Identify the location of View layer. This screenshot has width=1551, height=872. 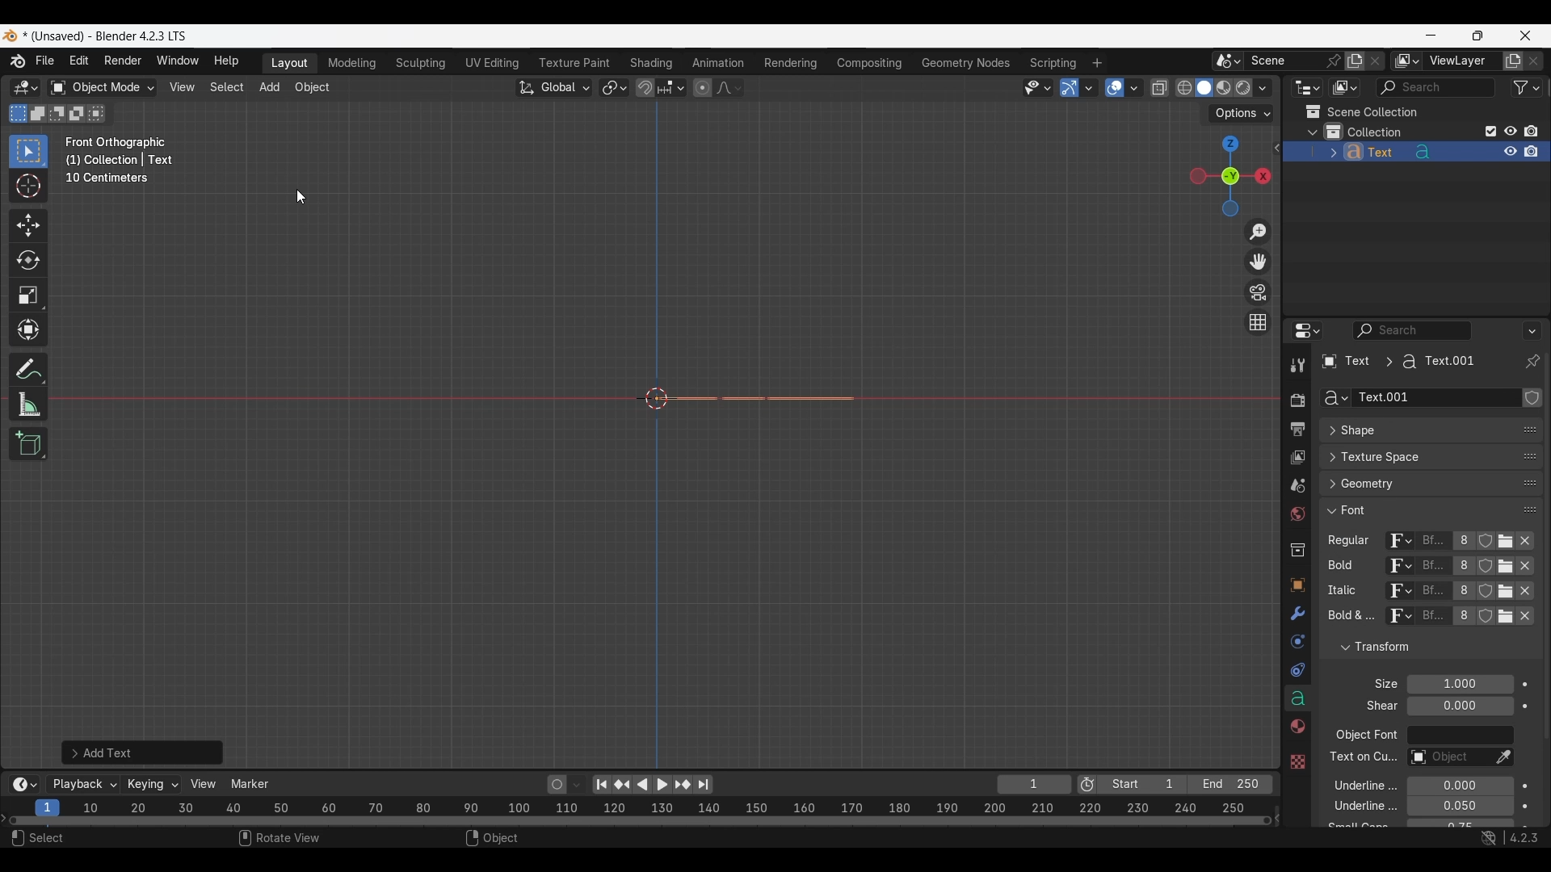
(1297, 459).